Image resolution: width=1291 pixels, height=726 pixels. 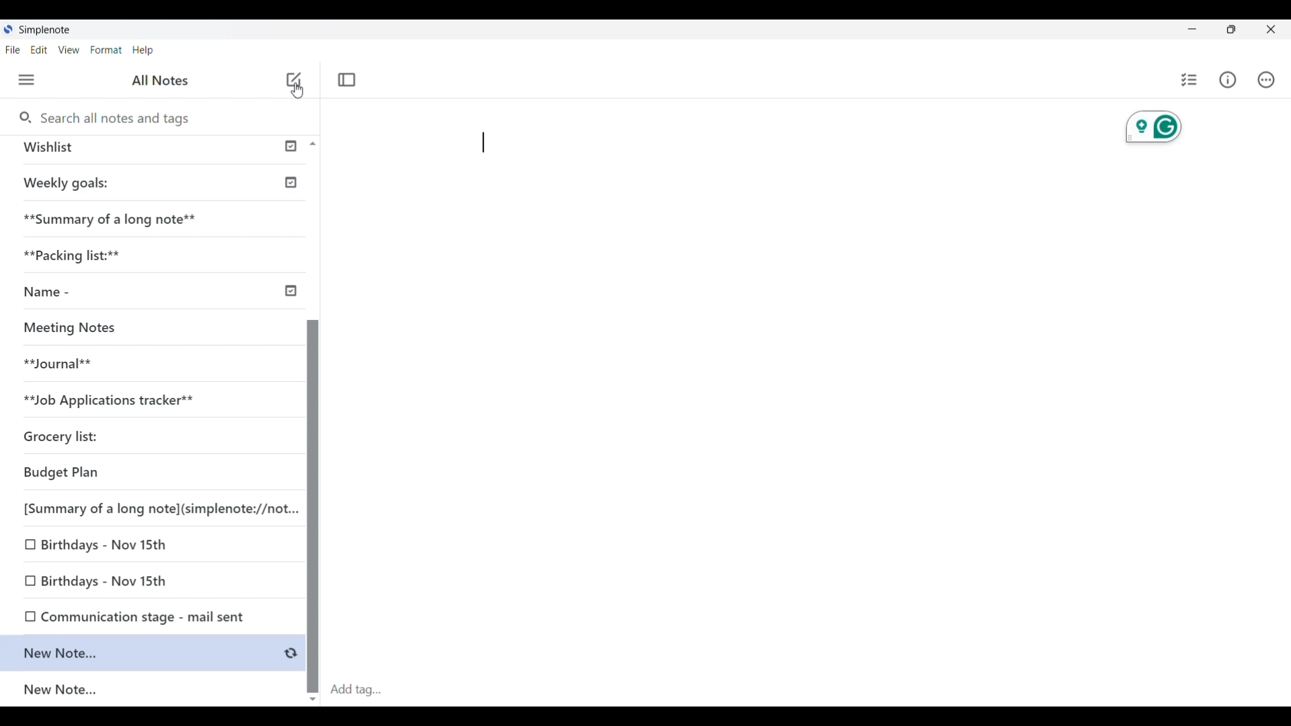 I want to click on Minimize, so click(x=1192, y=29).